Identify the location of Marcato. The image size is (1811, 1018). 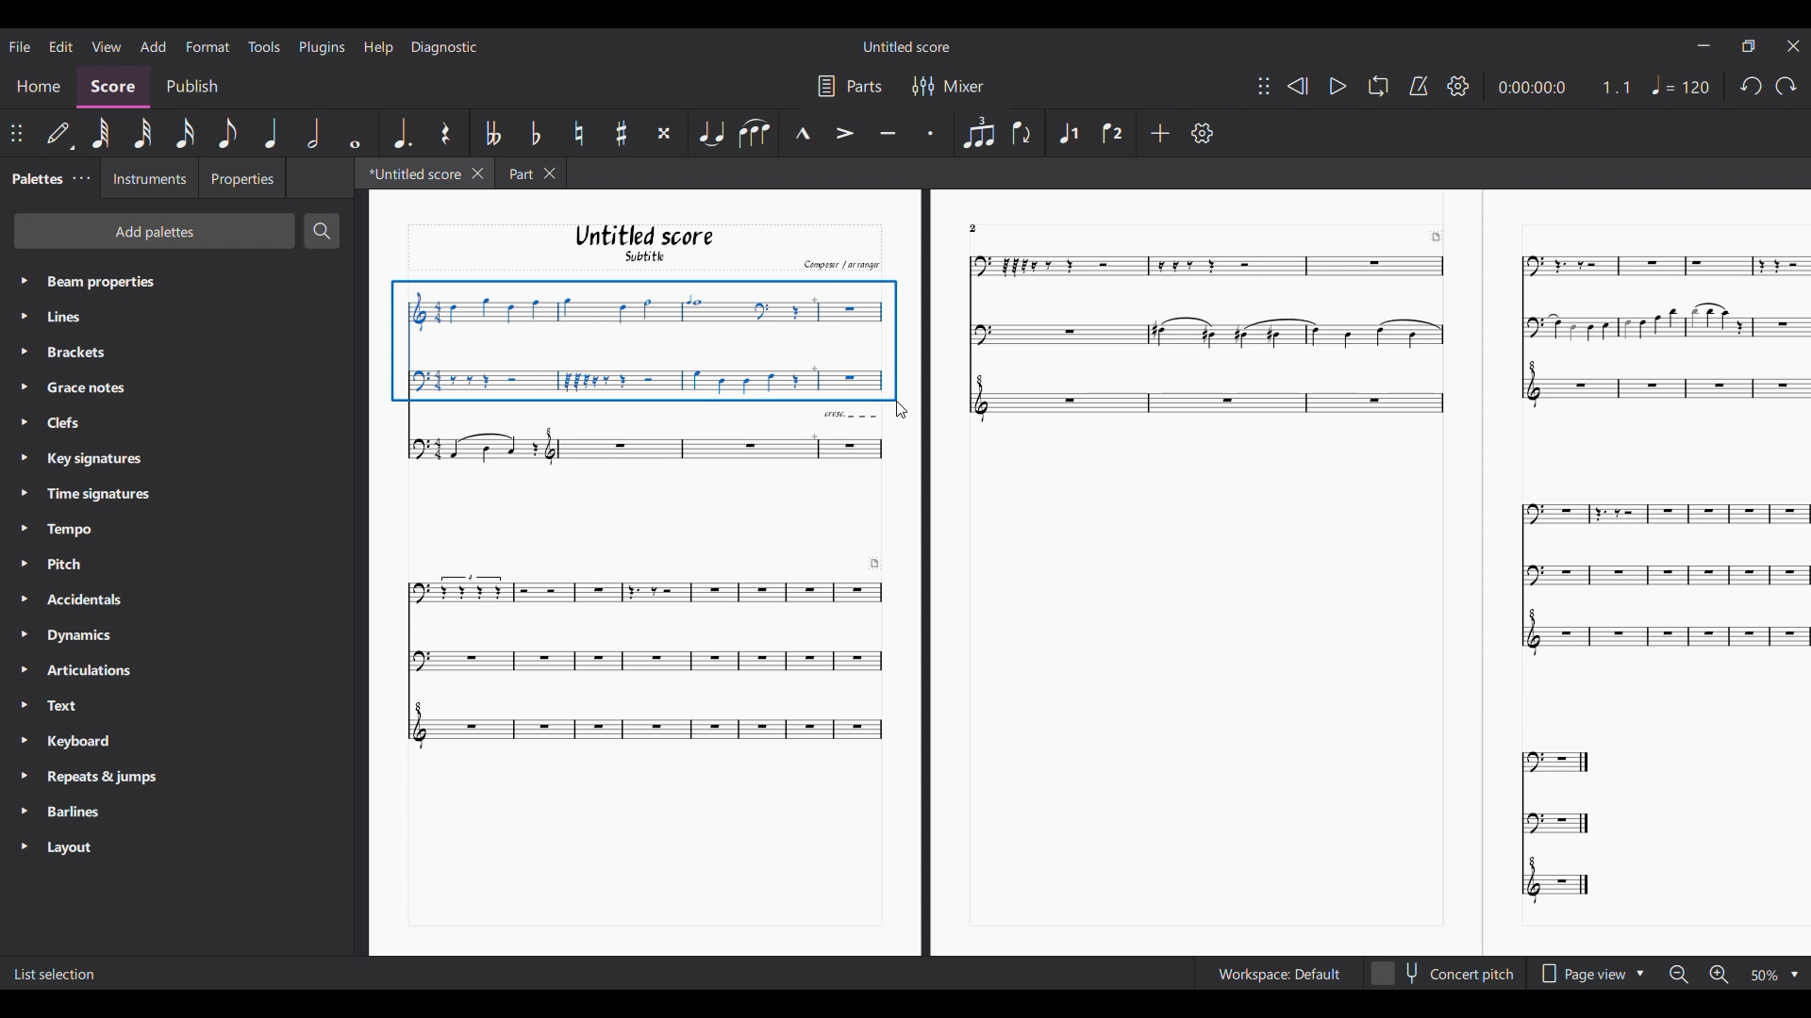
(802, 133).